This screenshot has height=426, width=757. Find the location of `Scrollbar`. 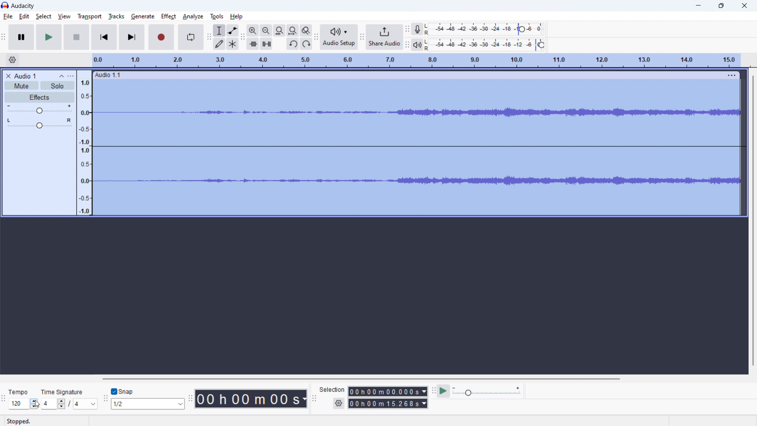

Scrollbar is located at coordinates (753, 221).